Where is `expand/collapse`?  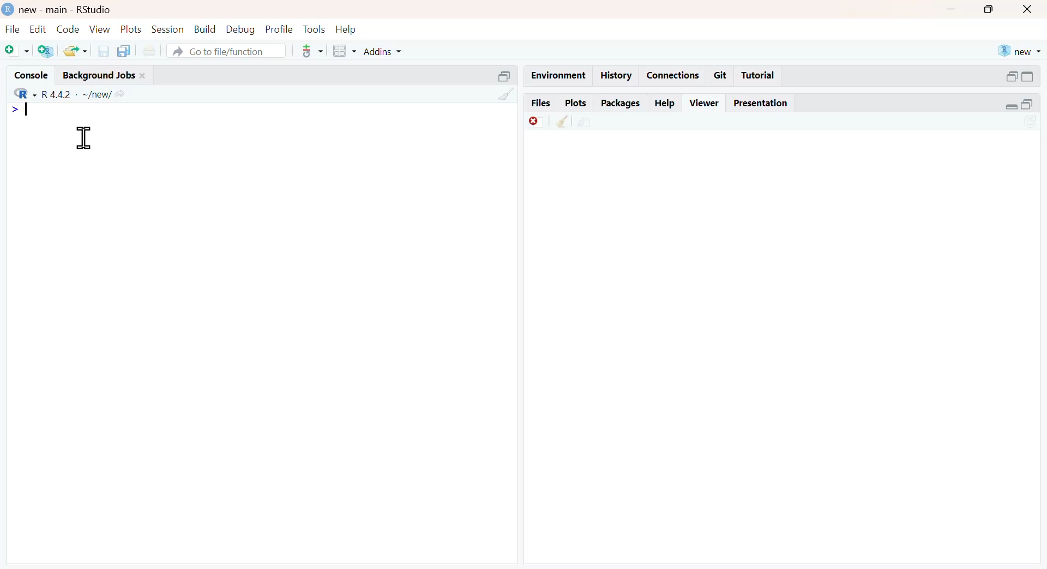 expand/collapse is located at coordinates (1028, 77).